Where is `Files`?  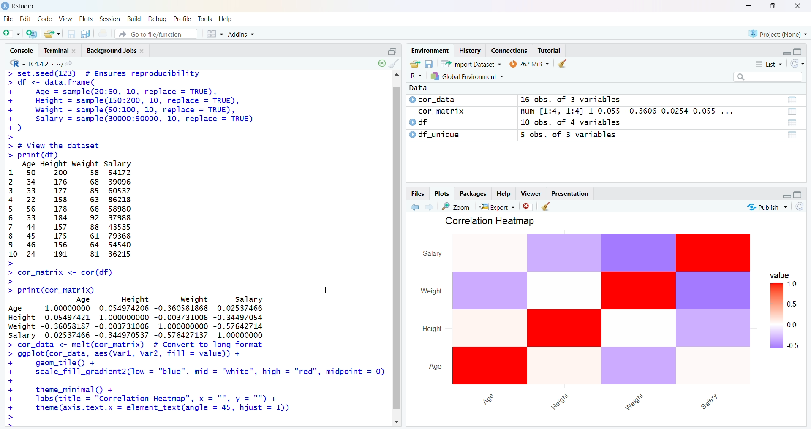
Files is located at coordinates (419, 194).